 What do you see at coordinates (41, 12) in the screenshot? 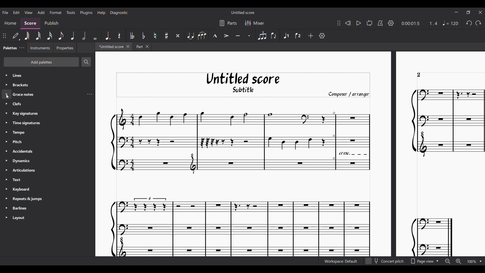
I see `Add menu` at bounding box center [41, 12].